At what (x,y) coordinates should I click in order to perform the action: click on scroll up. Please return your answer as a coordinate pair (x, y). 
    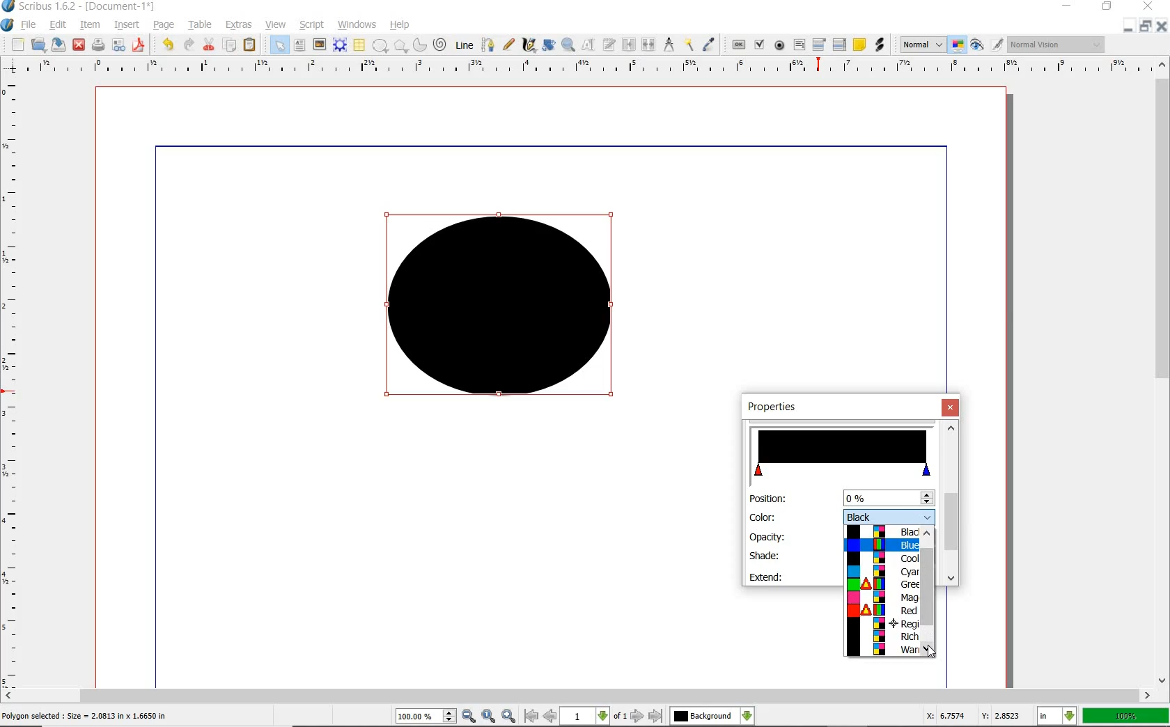
    Looking at the image, I should click on (951, 428).